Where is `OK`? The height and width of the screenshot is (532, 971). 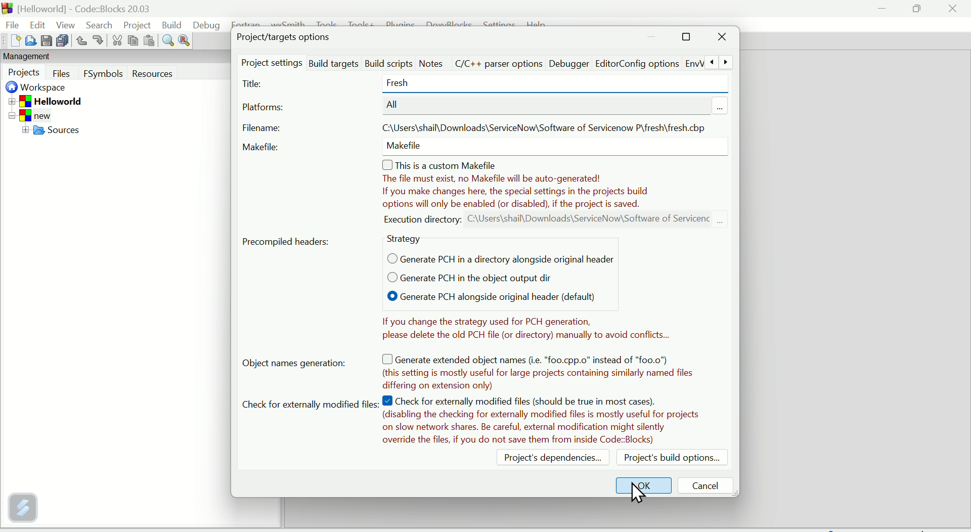
OK is located at coordinates (645, 484).